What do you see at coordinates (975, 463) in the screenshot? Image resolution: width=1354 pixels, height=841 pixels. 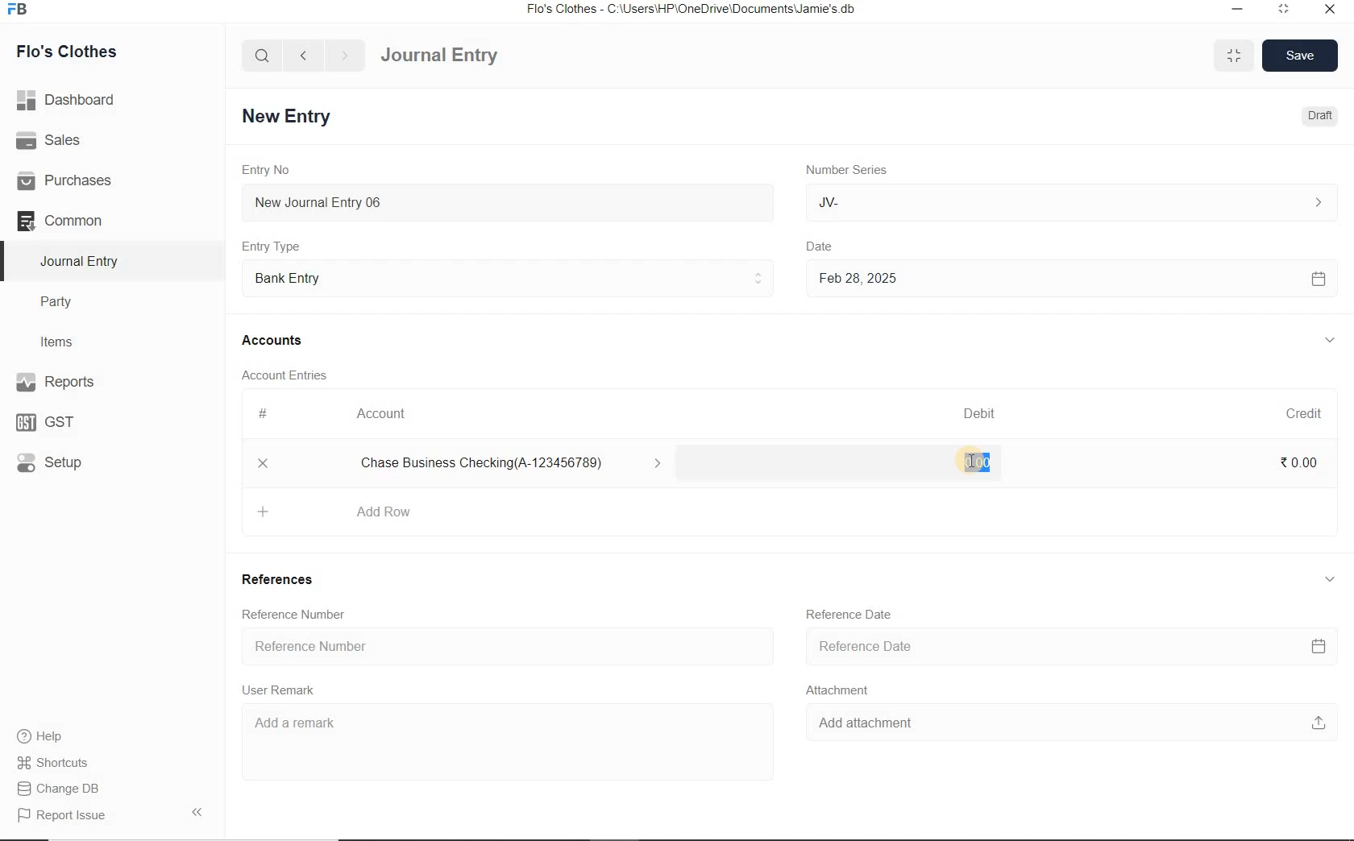 I see `cursor` at bounding box center [975, 463].